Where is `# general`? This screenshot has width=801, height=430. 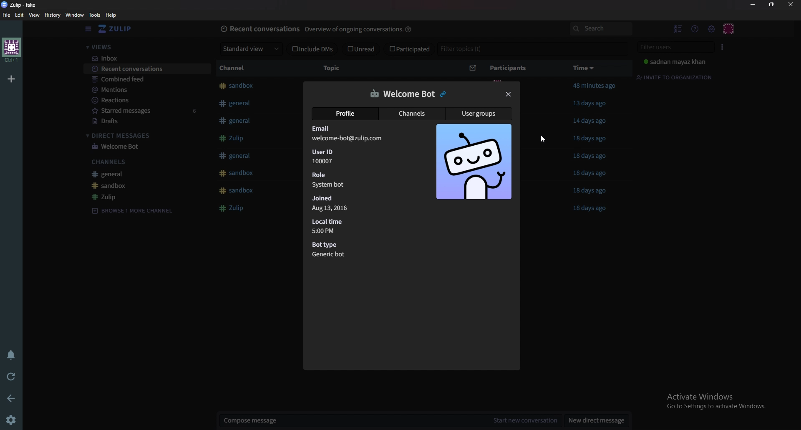 # general is located at coordinates (236, 120).